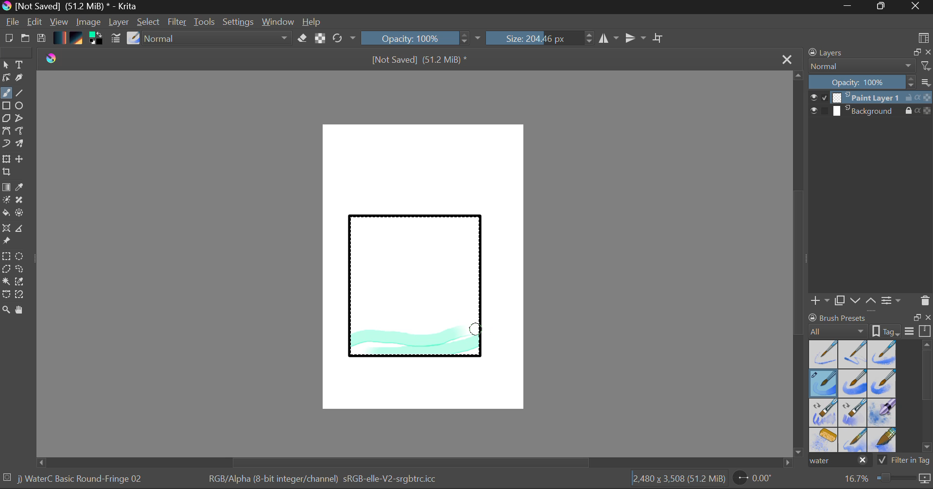 Image resolution: width=933 pixels, height=489 pixels. I want to click on Window Title, so click(71, 7).